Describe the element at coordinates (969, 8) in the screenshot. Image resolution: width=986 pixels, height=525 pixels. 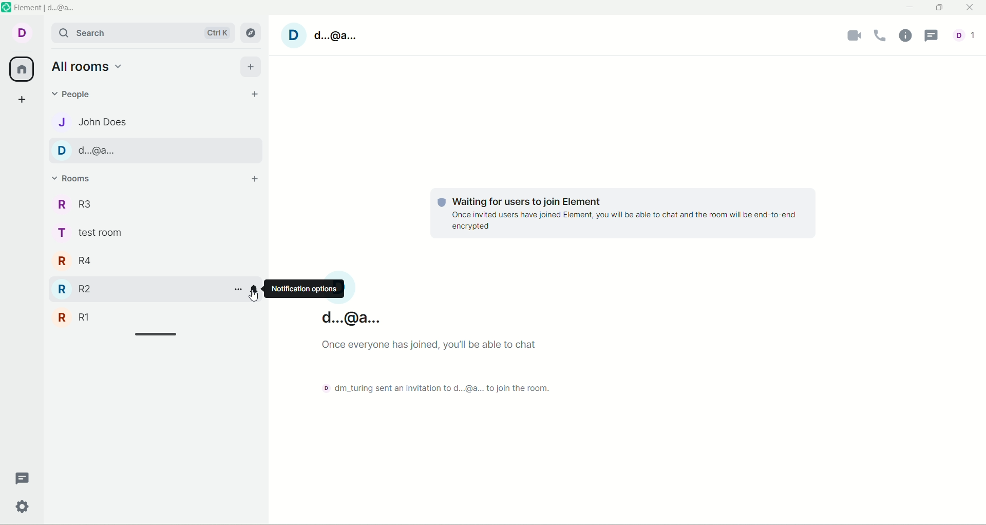
I see `close` at that location.